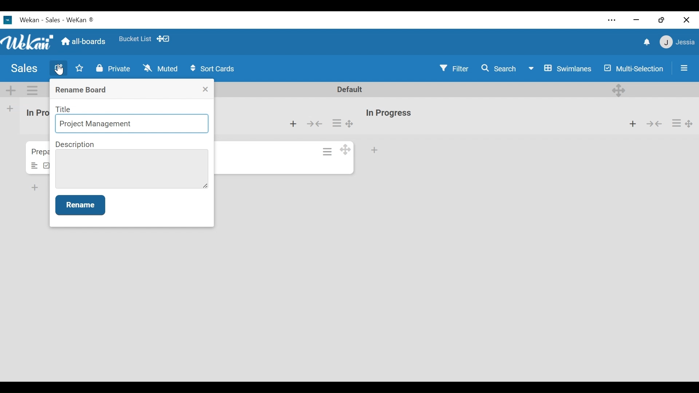 This screenshot has height=393, width=699. Describe the element at coordinates (663, 19) in the screenshot. I see `Restore` at that location.